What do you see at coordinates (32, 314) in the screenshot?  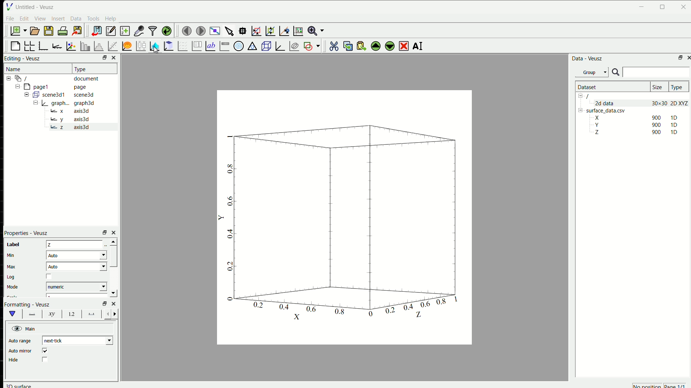 I see `graph axes` at bounding box center [32, 314].